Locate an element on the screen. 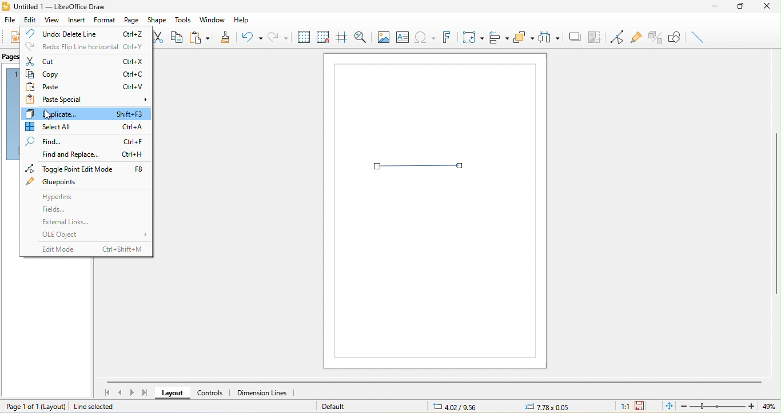 The width and height of the screenshot is (781, 413). 7.26/9.58 is located at coordinates (462, 407).